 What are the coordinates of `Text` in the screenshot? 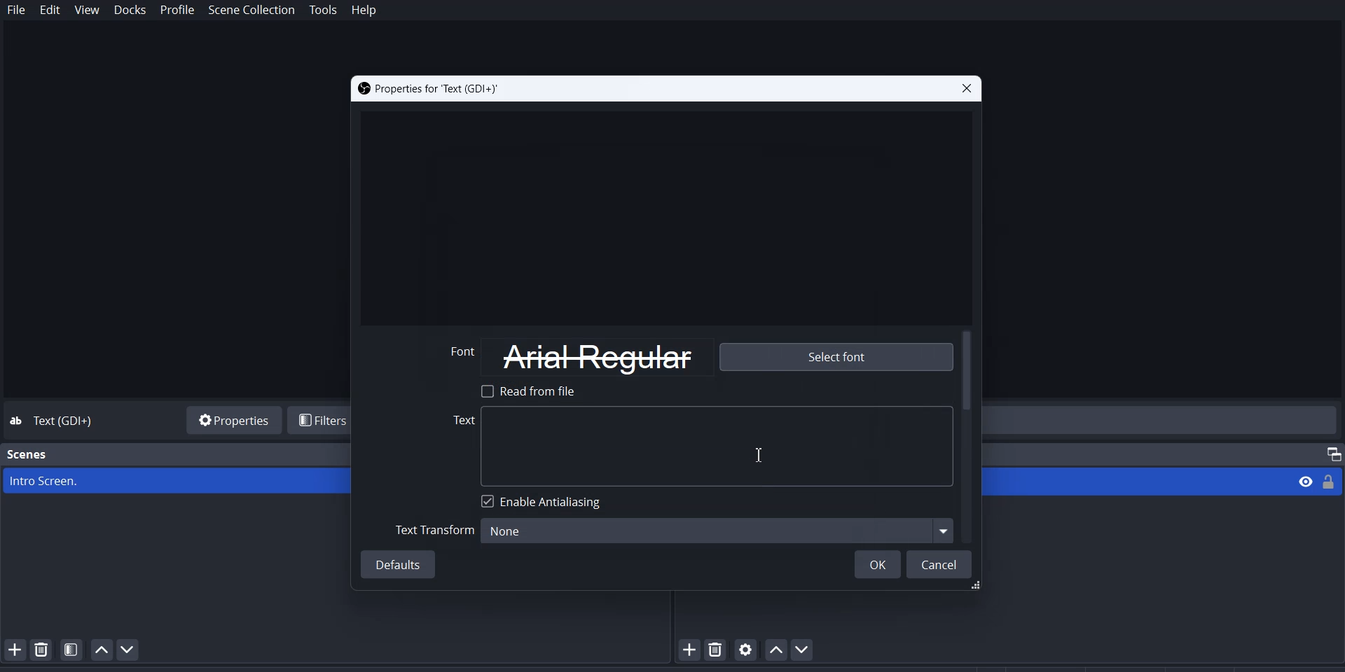 It's located at (67, 421).